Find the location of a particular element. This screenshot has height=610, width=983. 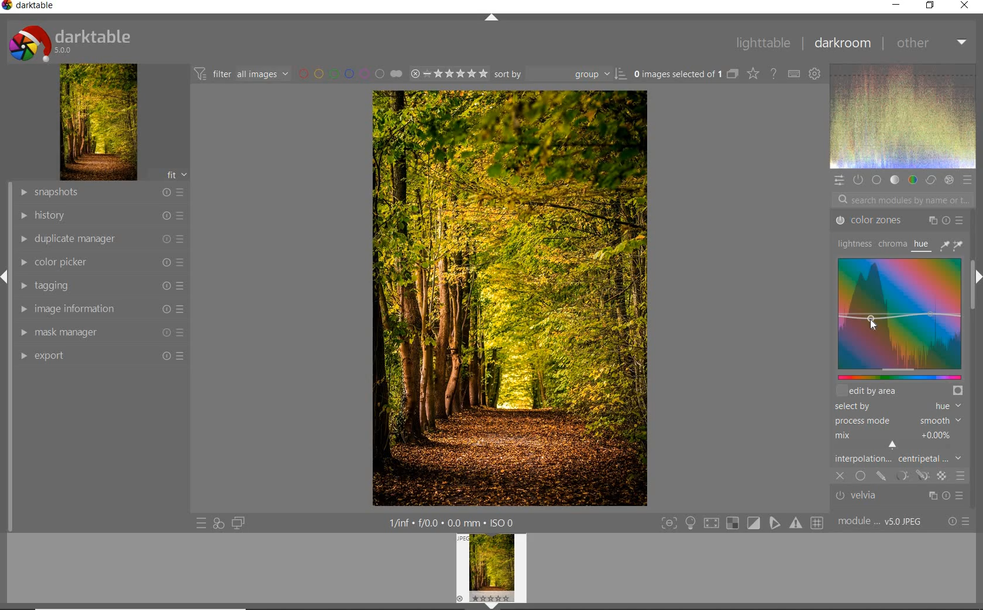

MASK MANAGER is located at coordinates (99, 334).